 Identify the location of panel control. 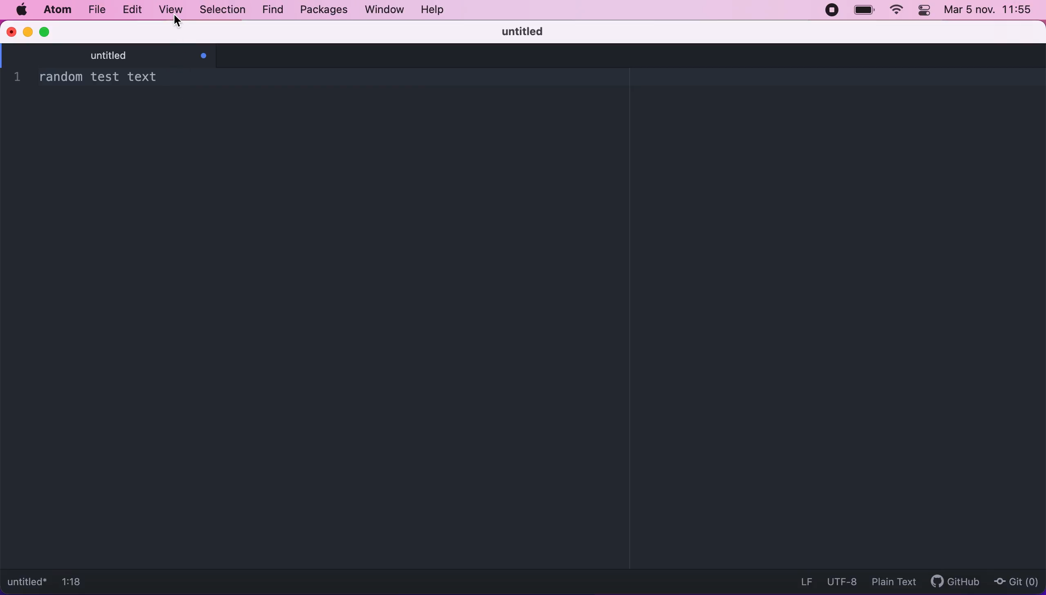
(924, 11).